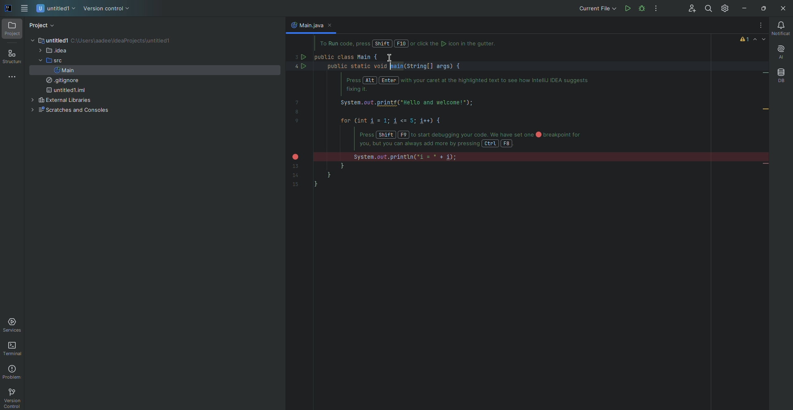  I want to click on Scratches and Consoles, so click(68, 111).